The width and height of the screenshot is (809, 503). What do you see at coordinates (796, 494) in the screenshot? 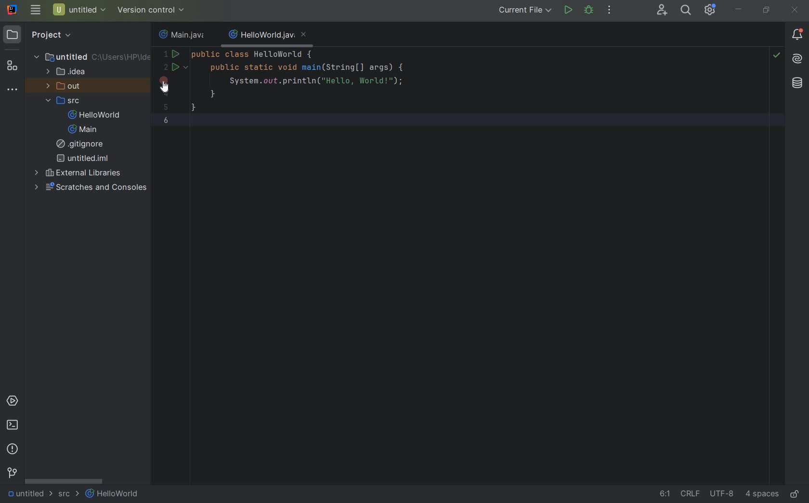
I see `make file read only` at bounding box center [796, 494].